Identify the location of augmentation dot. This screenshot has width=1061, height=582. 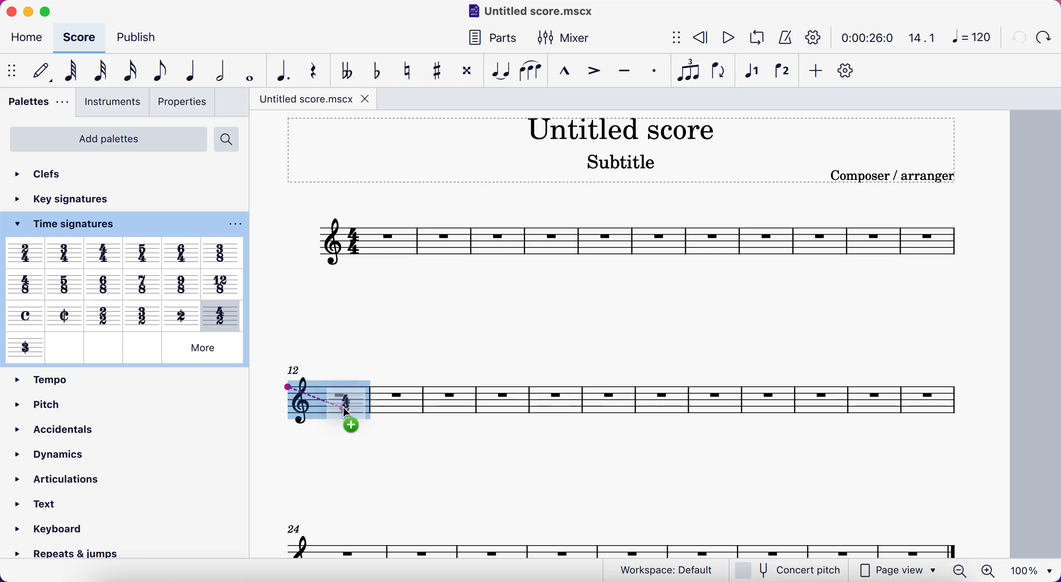
(282, 70).